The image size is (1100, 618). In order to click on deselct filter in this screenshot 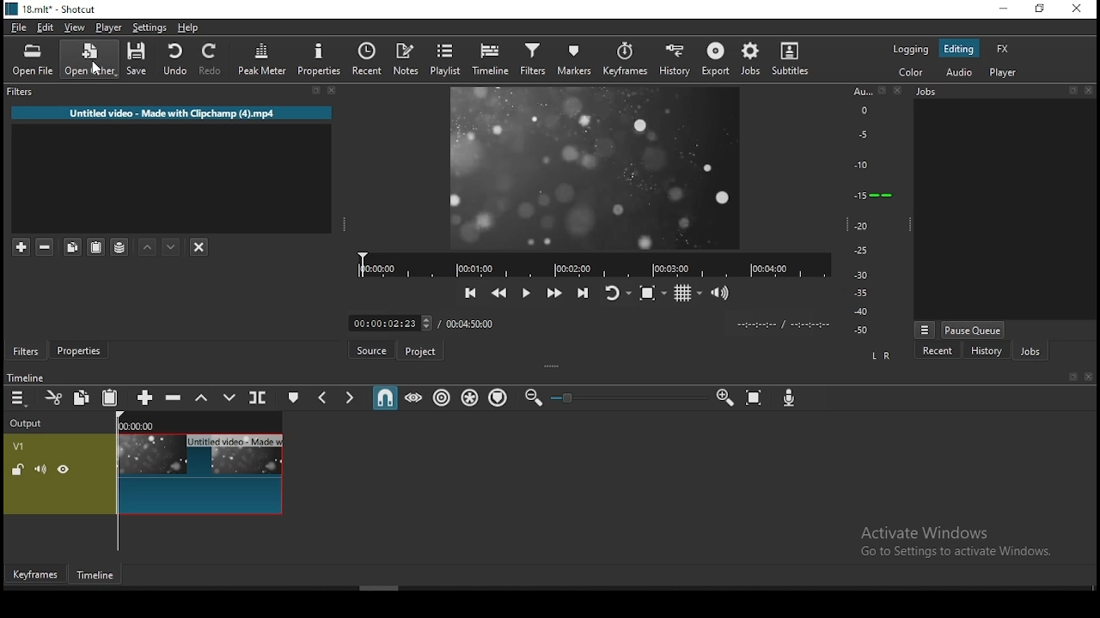, I will do `click(199, 245)`.